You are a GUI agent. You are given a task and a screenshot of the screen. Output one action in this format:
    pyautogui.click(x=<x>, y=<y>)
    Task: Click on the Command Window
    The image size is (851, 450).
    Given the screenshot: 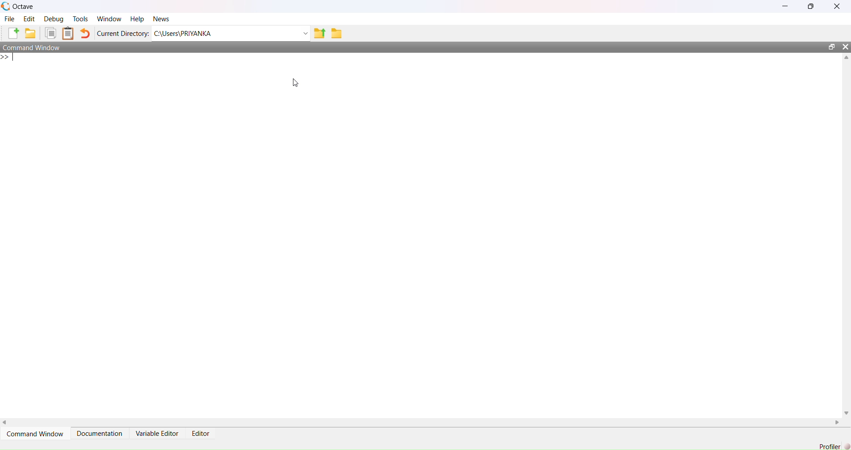 What is the action you would take?
    pyautogui.click(x=37, y=434)
    